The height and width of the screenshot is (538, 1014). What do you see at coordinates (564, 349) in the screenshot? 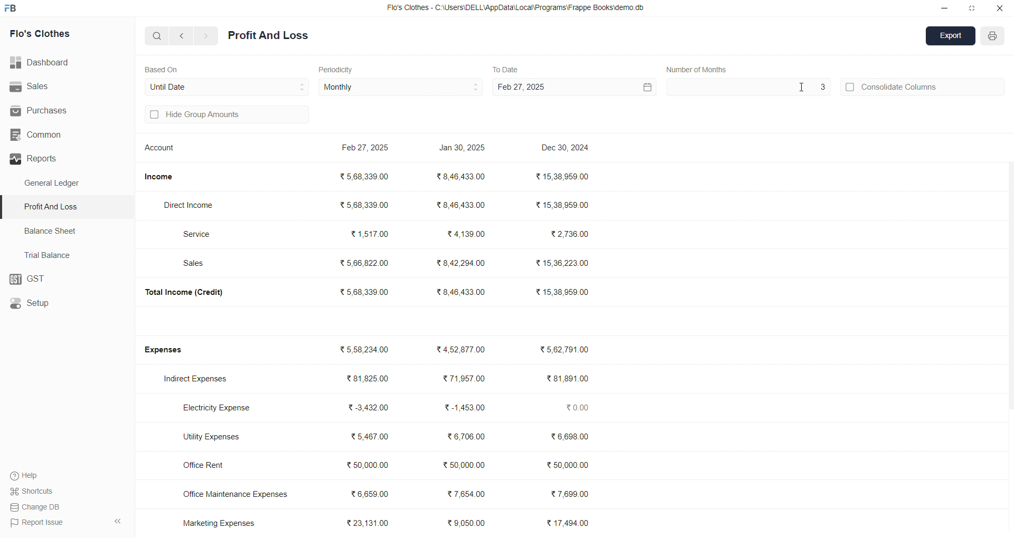
I see `₹5,62,791.00` at bounding box center [564, 349].